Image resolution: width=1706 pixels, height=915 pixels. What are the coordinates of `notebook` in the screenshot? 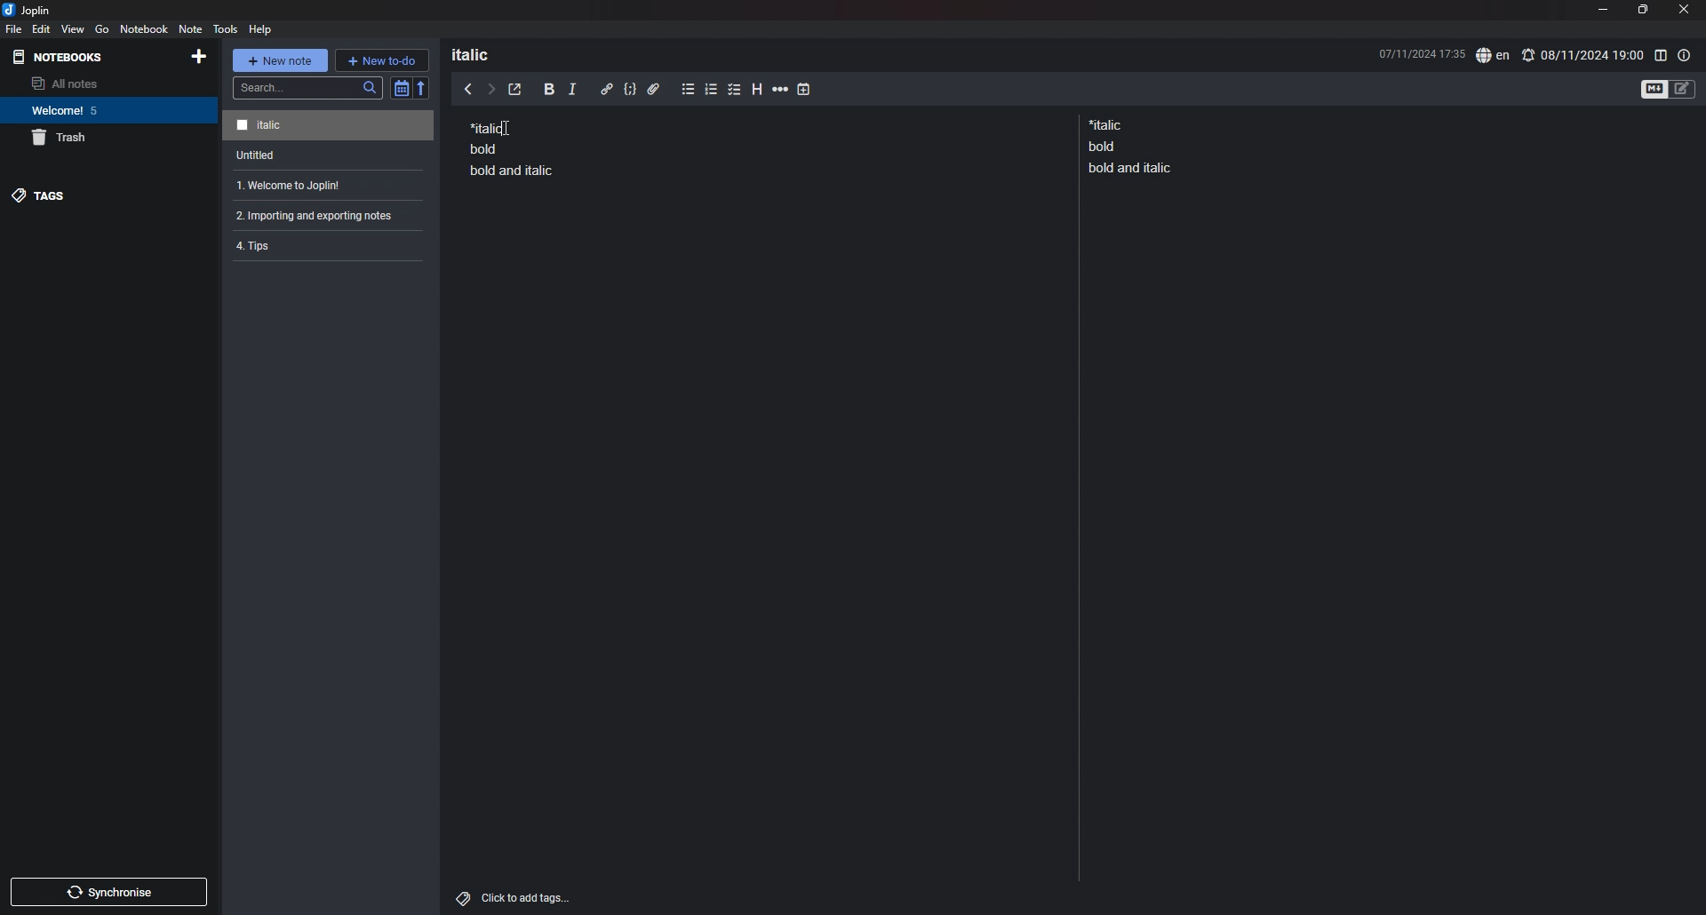 It's located at (107, 110).